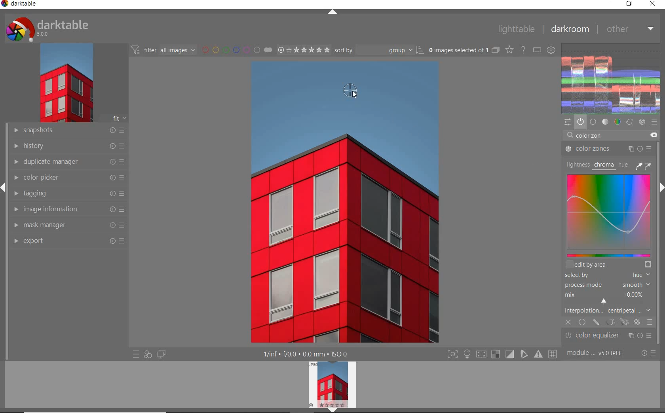 This screenshot has height=413, width=665. What do you see at coordinates (537, 354) in the screenshot?
I see `focus mask` at bounding box center [537, 354].